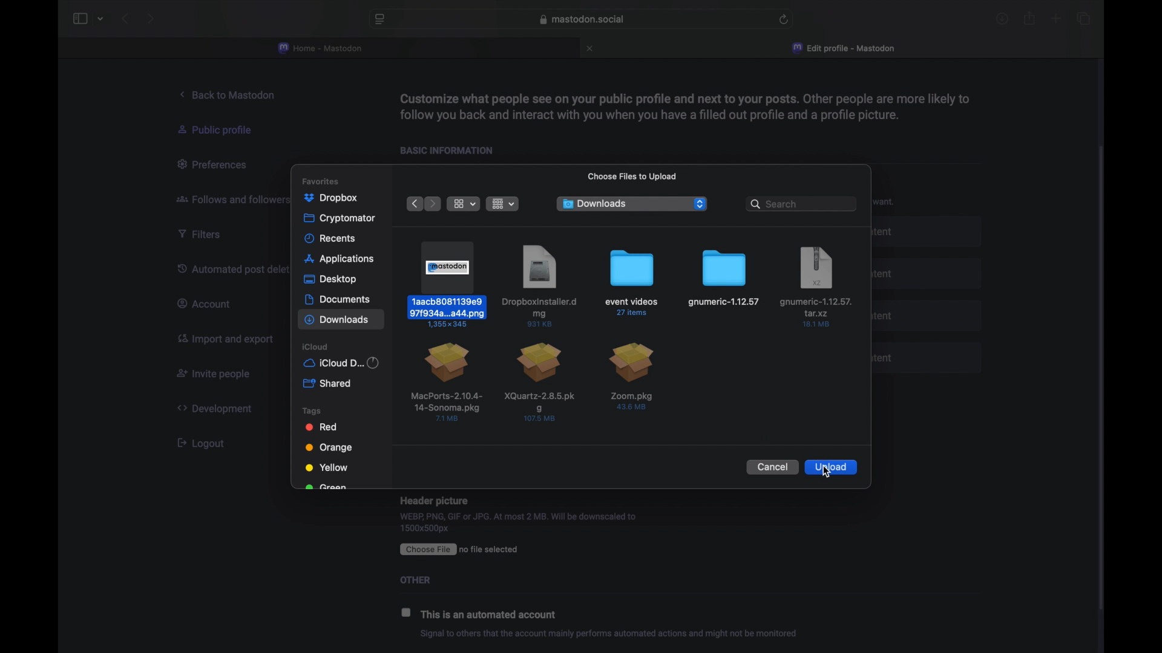 This screenshot has width=1162, height=653. What do you see at coordinates (322, 427) in the screenshot?
I see `red` at bounding box center [322, 427].